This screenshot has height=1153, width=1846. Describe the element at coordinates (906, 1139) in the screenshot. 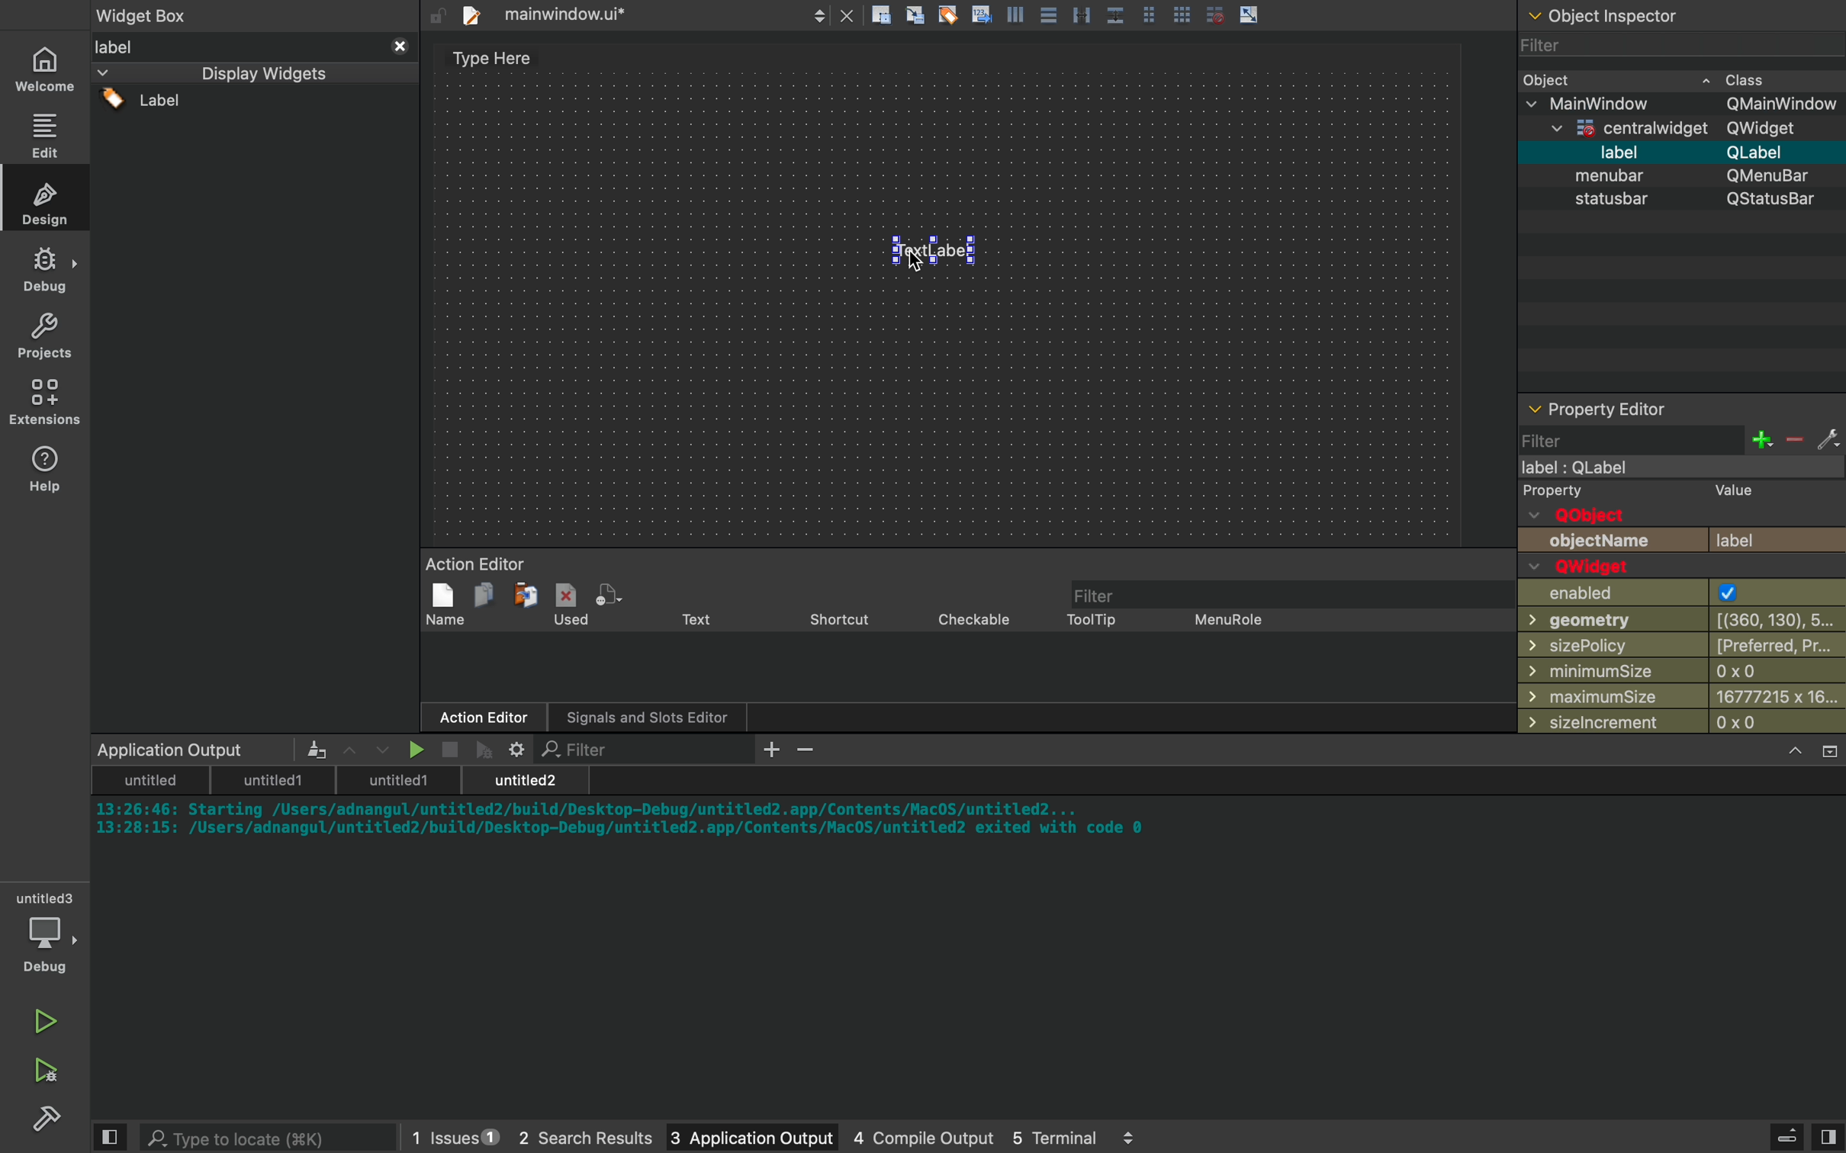

I see `4 console output` at that location.